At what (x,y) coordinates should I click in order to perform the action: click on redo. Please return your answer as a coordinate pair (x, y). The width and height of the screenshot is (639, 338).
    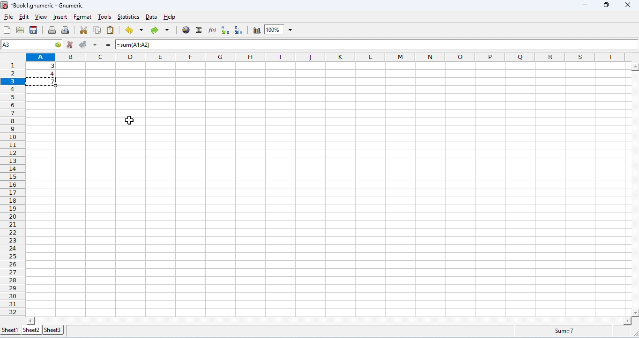
    Looking at the image, I should click on (158, 30).